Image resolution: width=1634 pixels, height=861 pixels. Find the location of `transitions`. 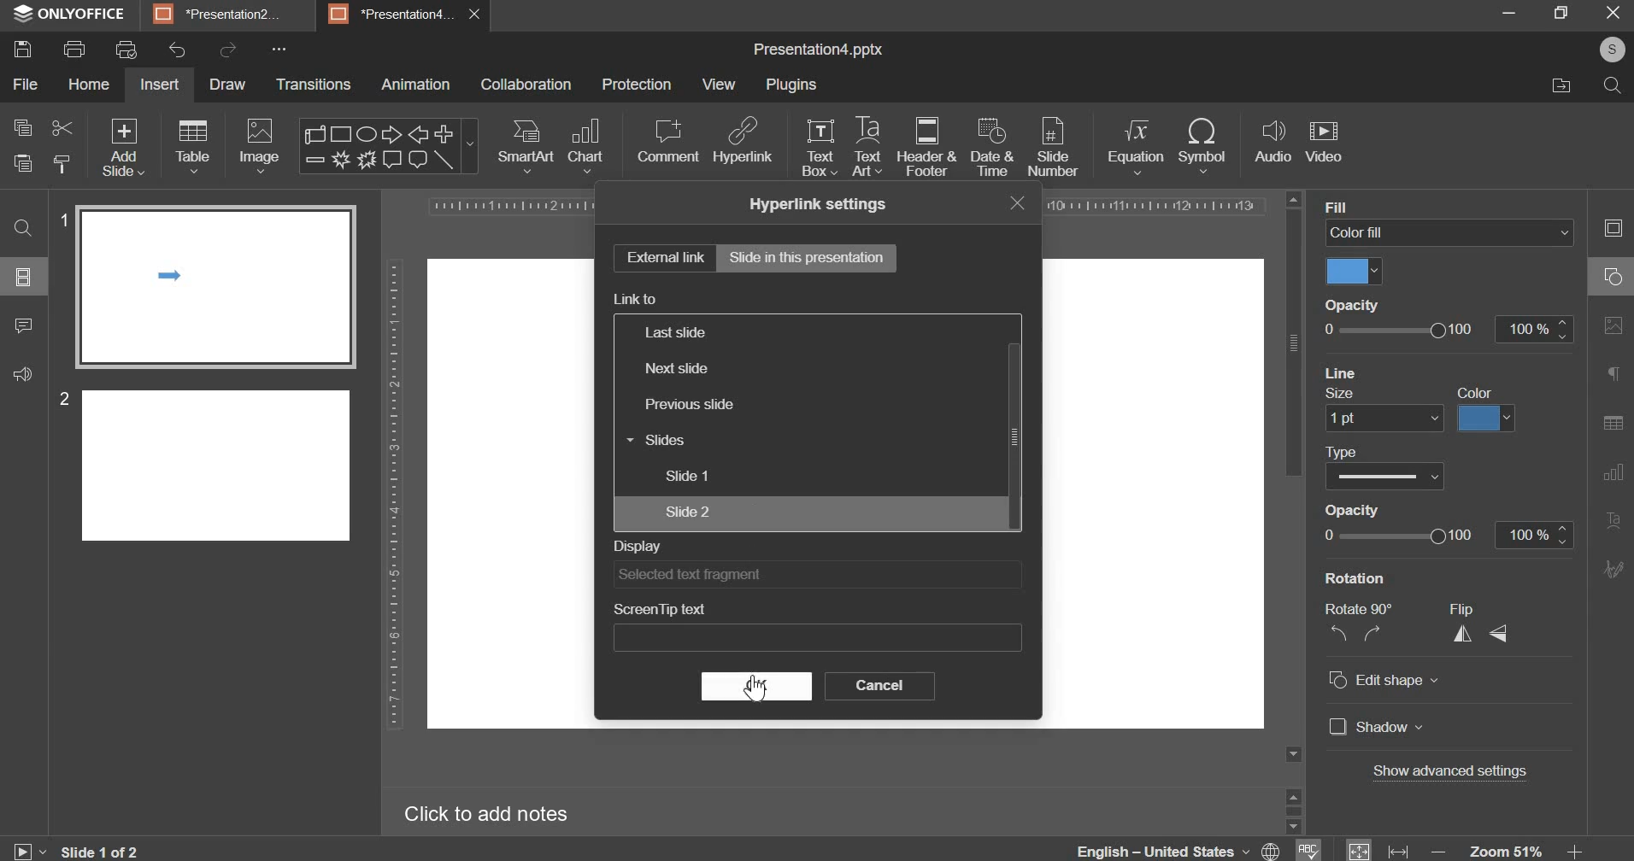

transitions is located at coordinates (314, 85).